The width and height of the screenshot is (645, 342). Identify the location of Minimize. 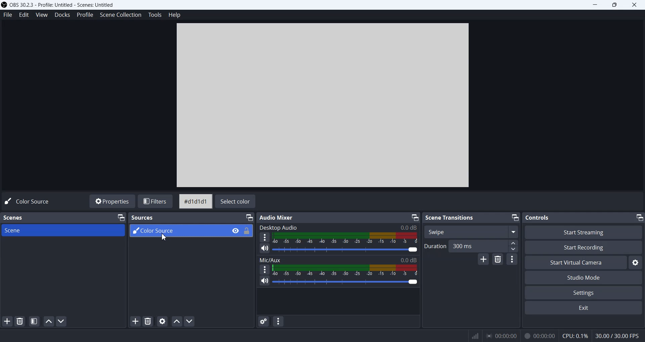
(415, 217).